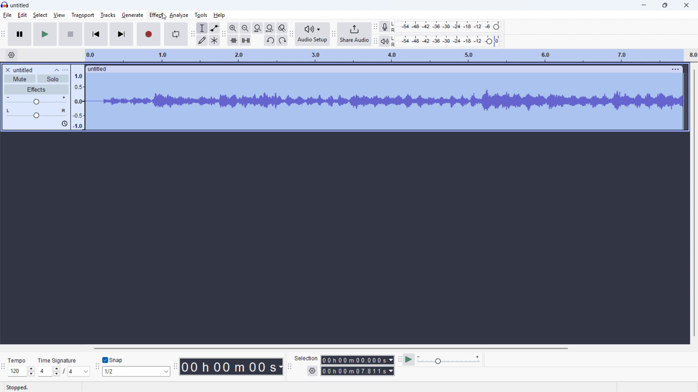 The height and width of the screenshot is (392, 698). Describe the element at coordinates (448, 360) in the screenshot. I see `Playback speed ` at that location.